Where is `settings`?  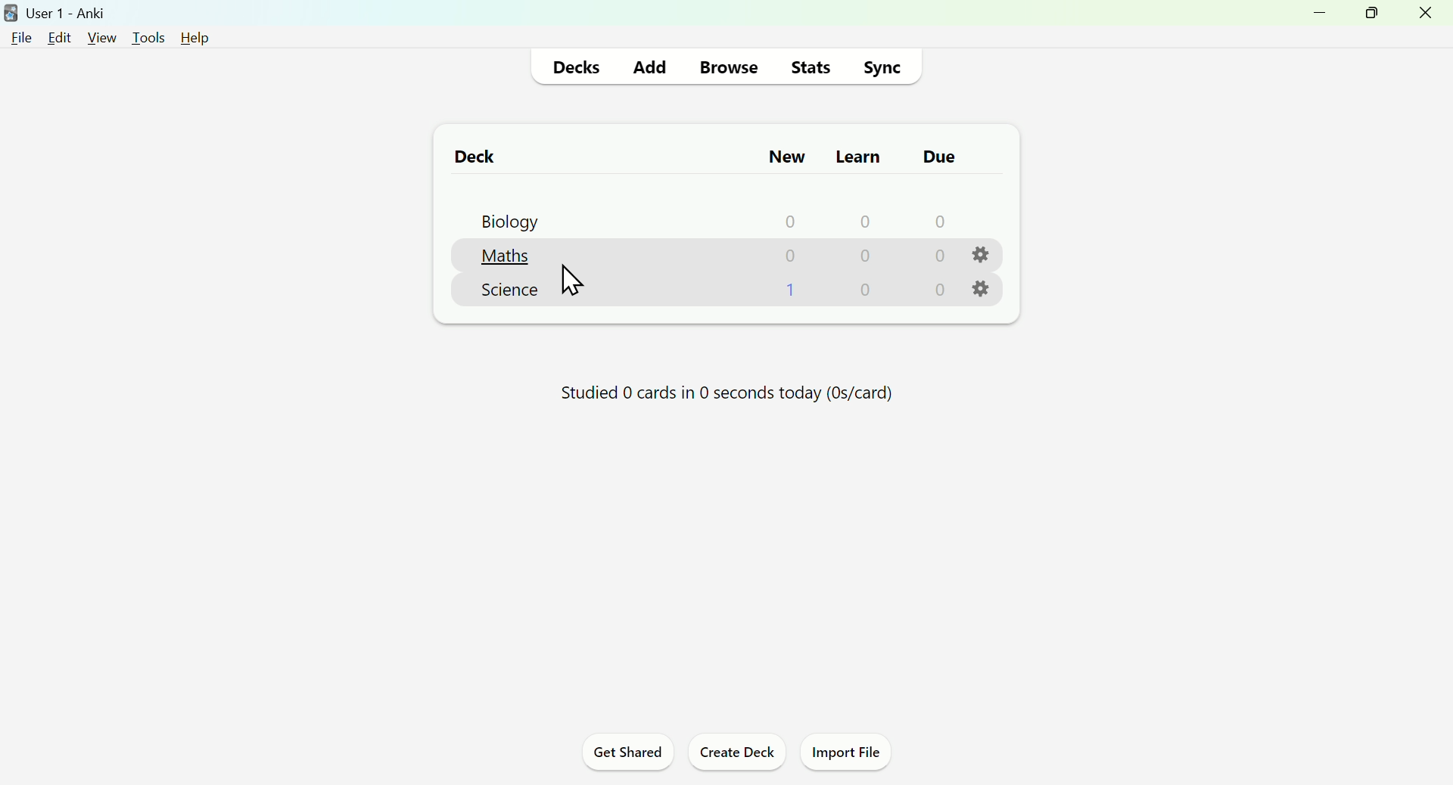 settings is located at coordinates (990, 256).